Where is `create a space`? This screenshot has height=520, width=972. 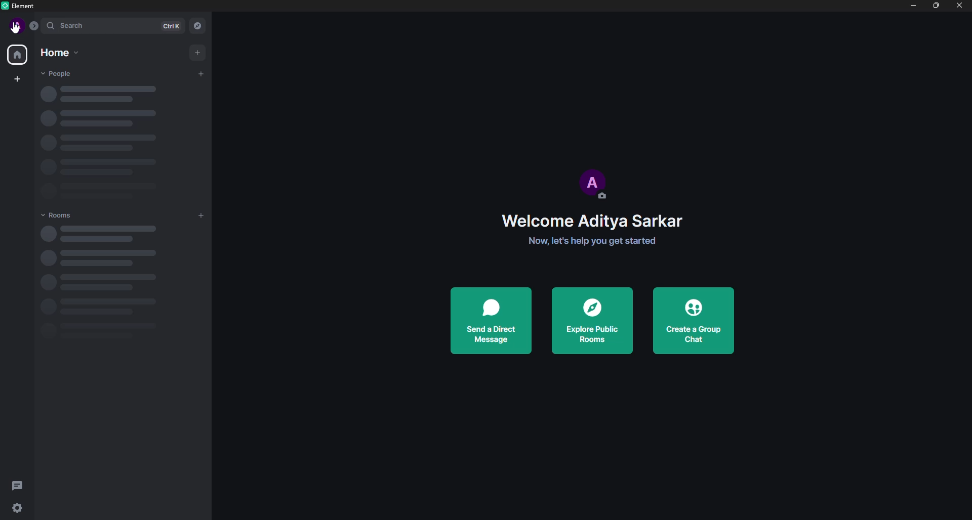
create a space is located at coordinates (19, 79).